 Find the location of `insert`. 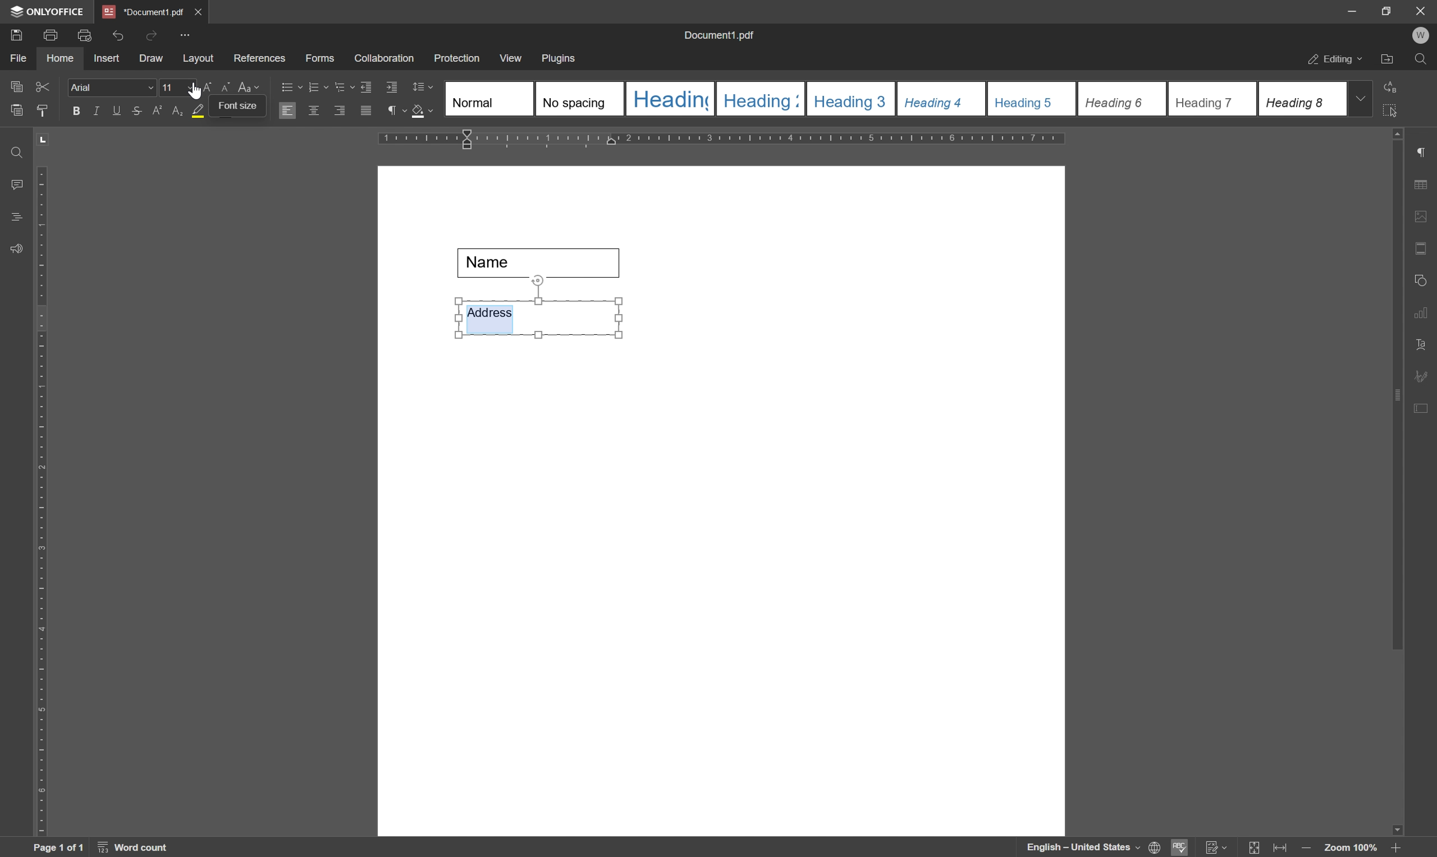

insert is located at coordinates (106, 59).